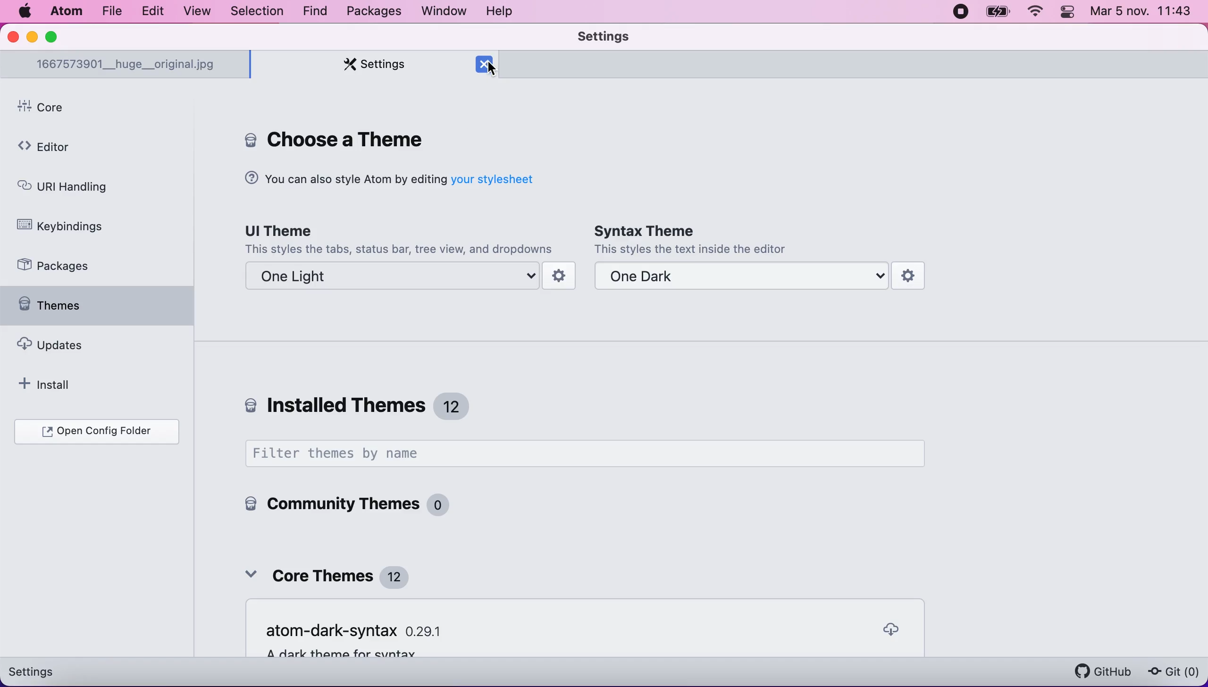 Image resolution: width=1208 pixels, height=687 pixels. I want to click on cursor, so click(488, 66).